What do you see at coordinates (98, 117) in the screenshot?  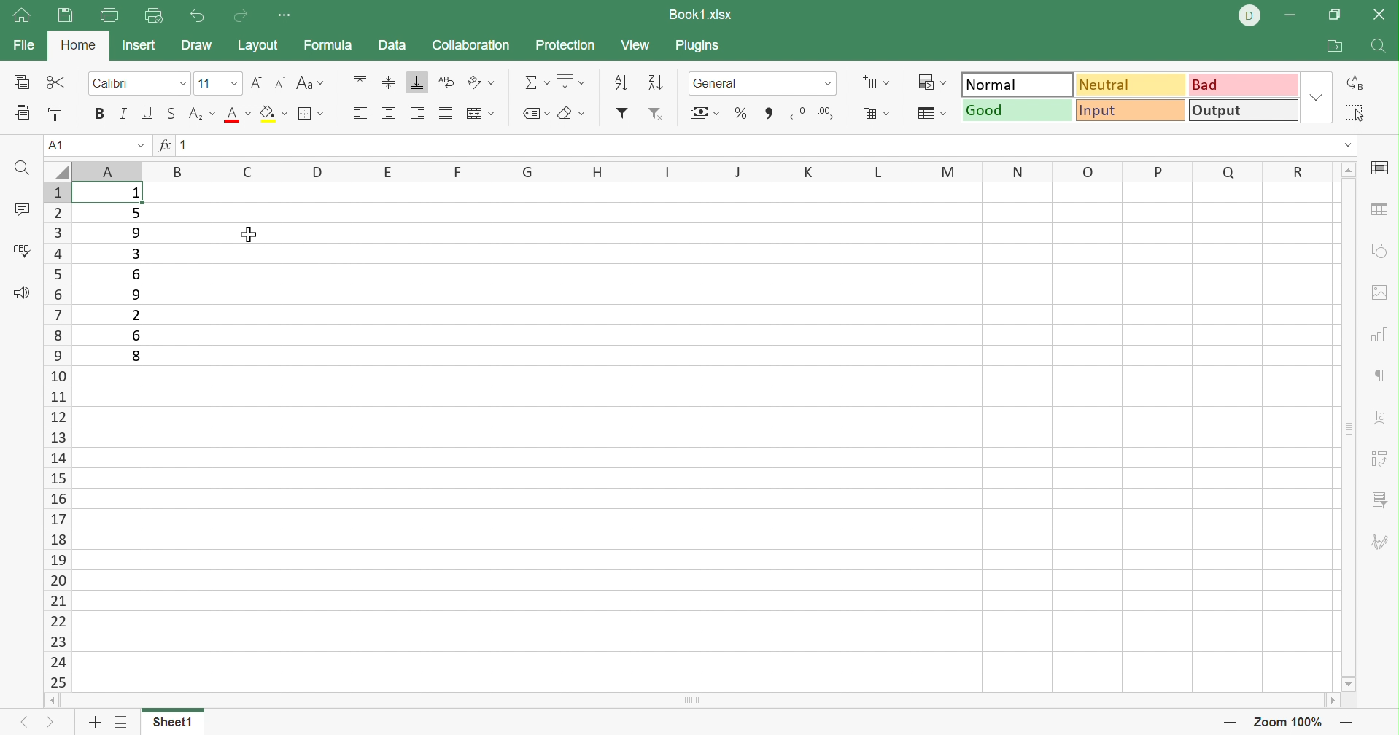 I see `Bold` at bounding box center [98, 117].